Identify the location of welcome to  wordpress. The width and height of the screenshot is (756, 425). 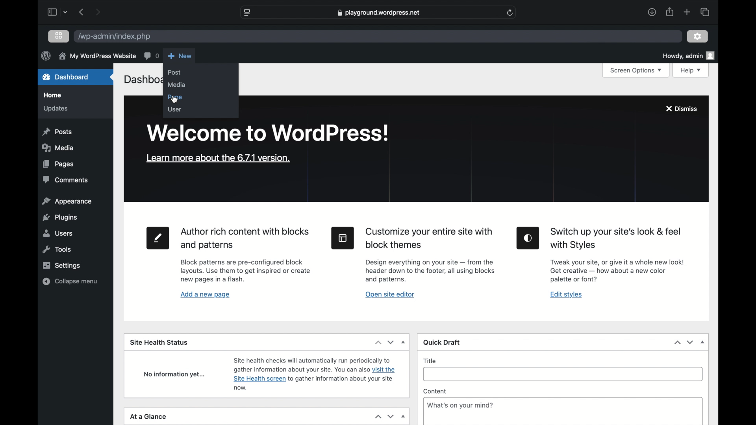
(267, 133).